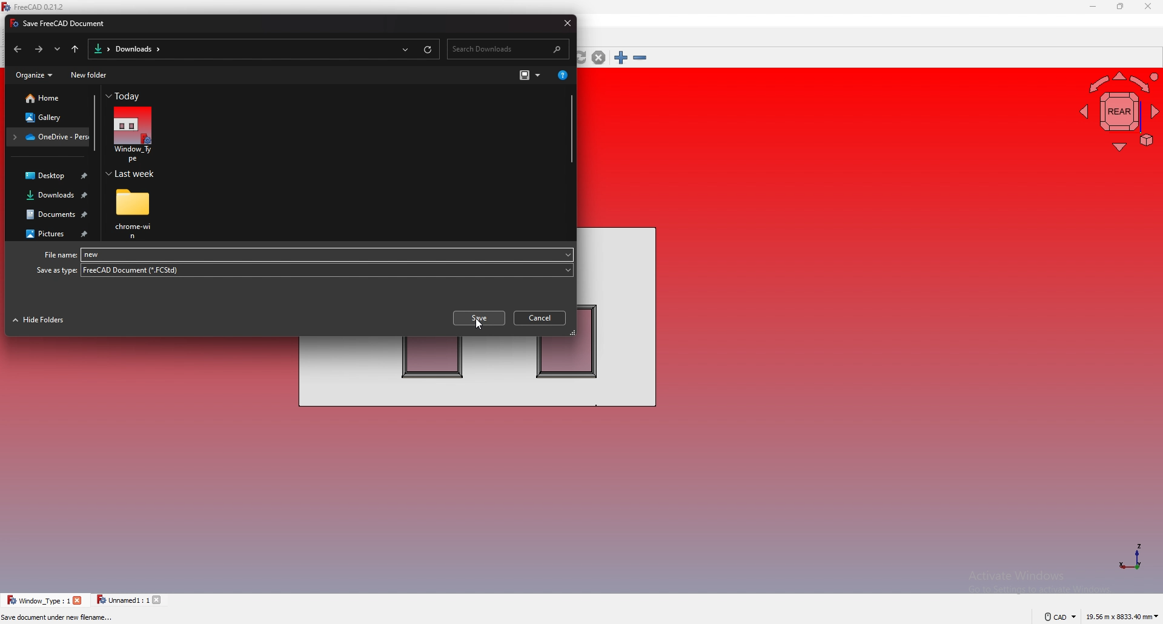 This screenshot has width=1163, height=624. I want to click on pictures, so click(51, 234).